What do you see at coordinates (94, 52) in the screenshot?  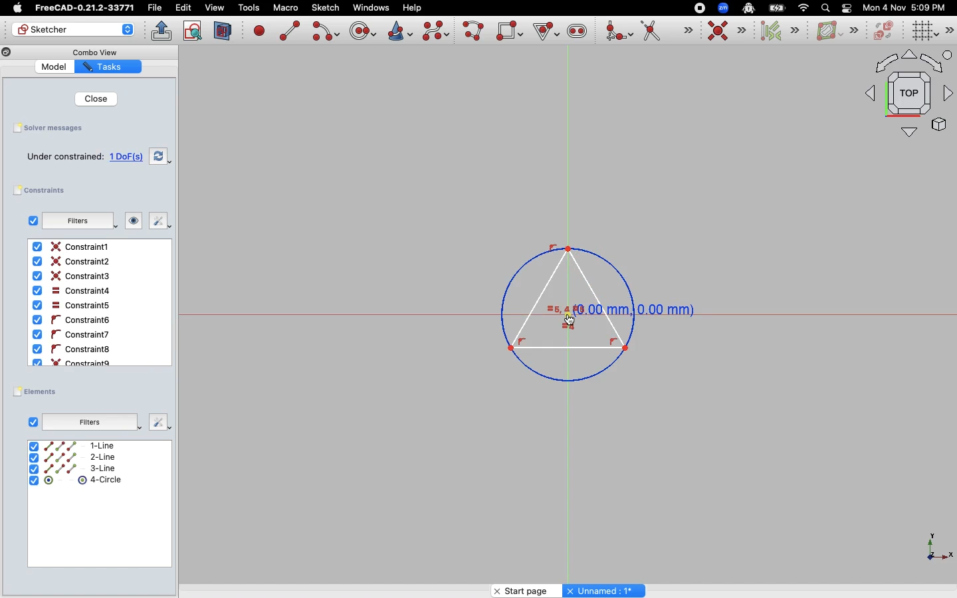 I see `Combo View` at bounding box center [94, 52].